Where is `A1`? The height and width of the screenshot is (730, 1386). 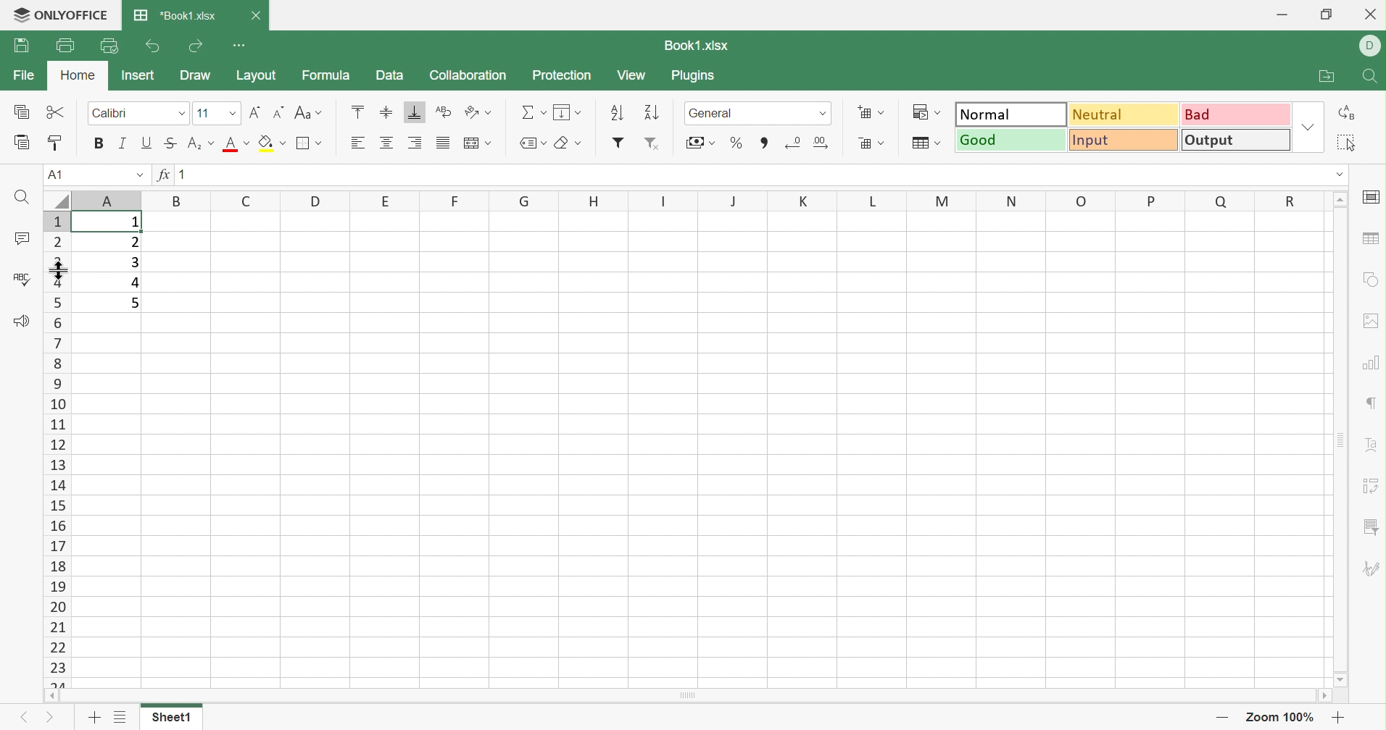 A1 is located at coordinates (58, 174).